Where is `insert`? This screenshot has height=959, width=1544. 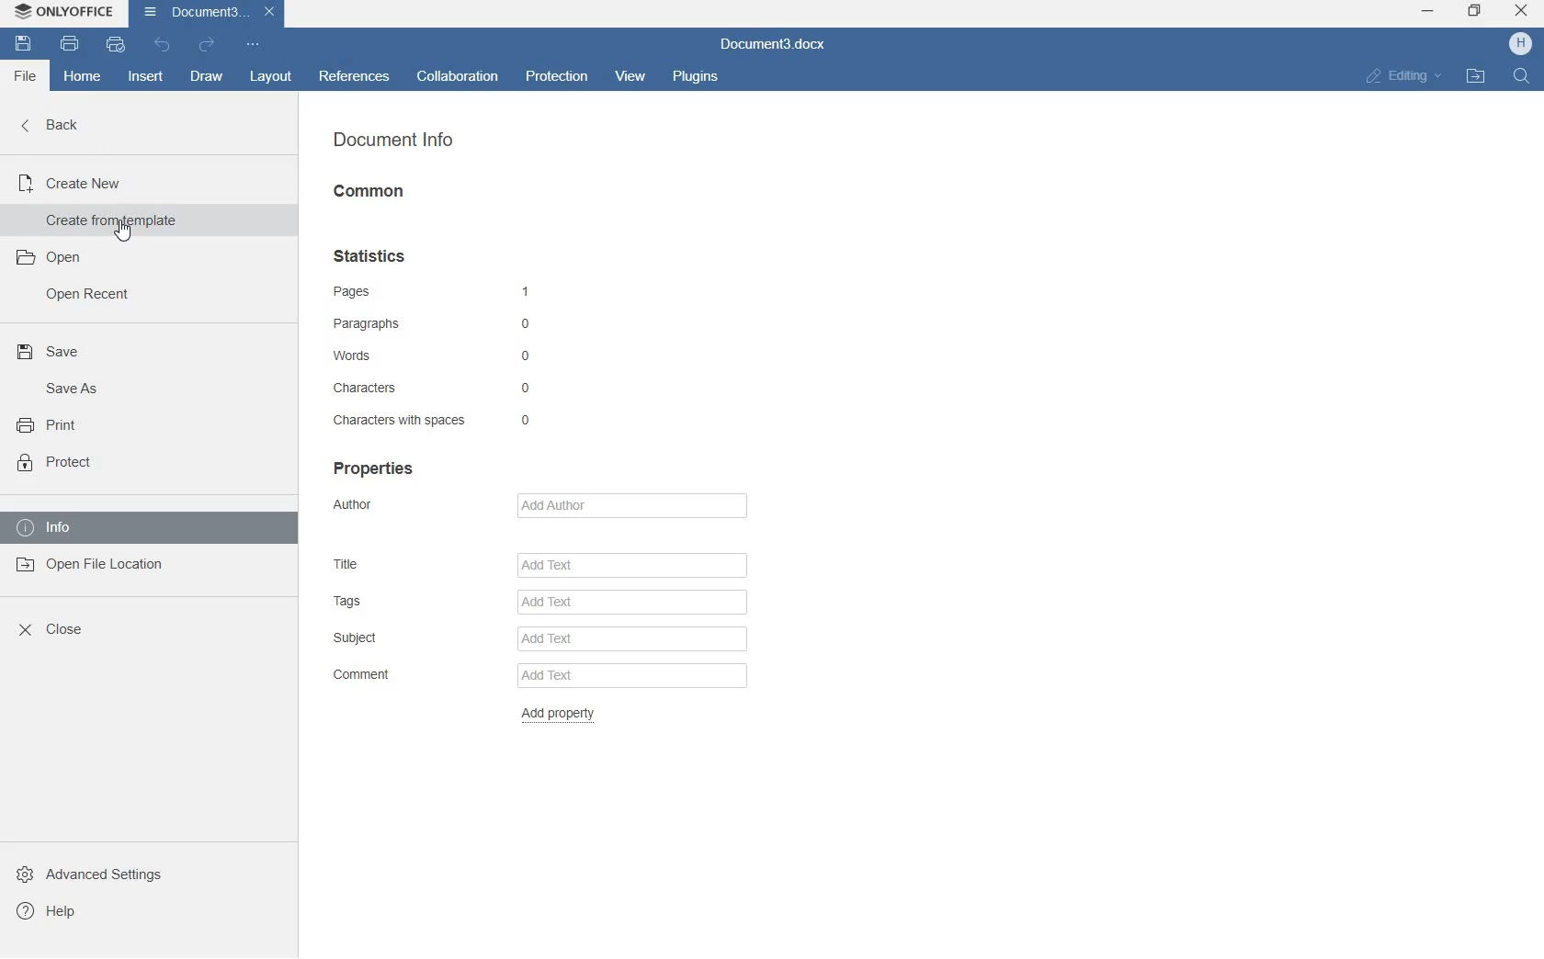 insert is located at coordinates (144, 75).